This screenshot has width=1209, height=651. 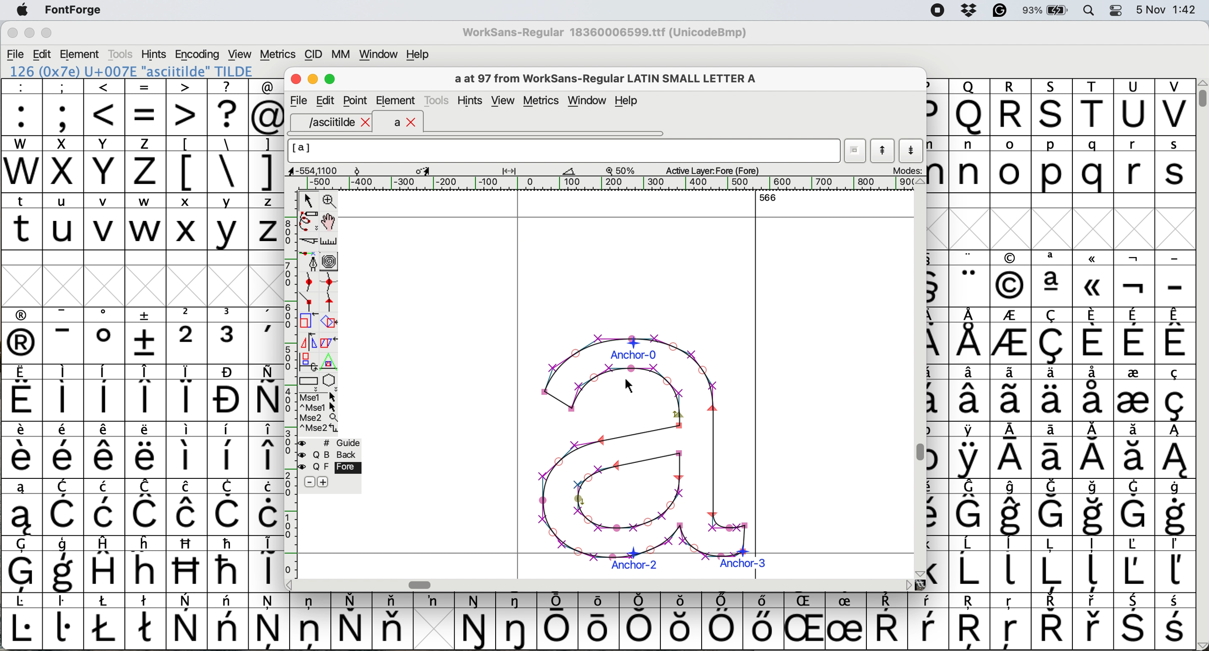 I want to click on symbol, so click(x=970, y=279).